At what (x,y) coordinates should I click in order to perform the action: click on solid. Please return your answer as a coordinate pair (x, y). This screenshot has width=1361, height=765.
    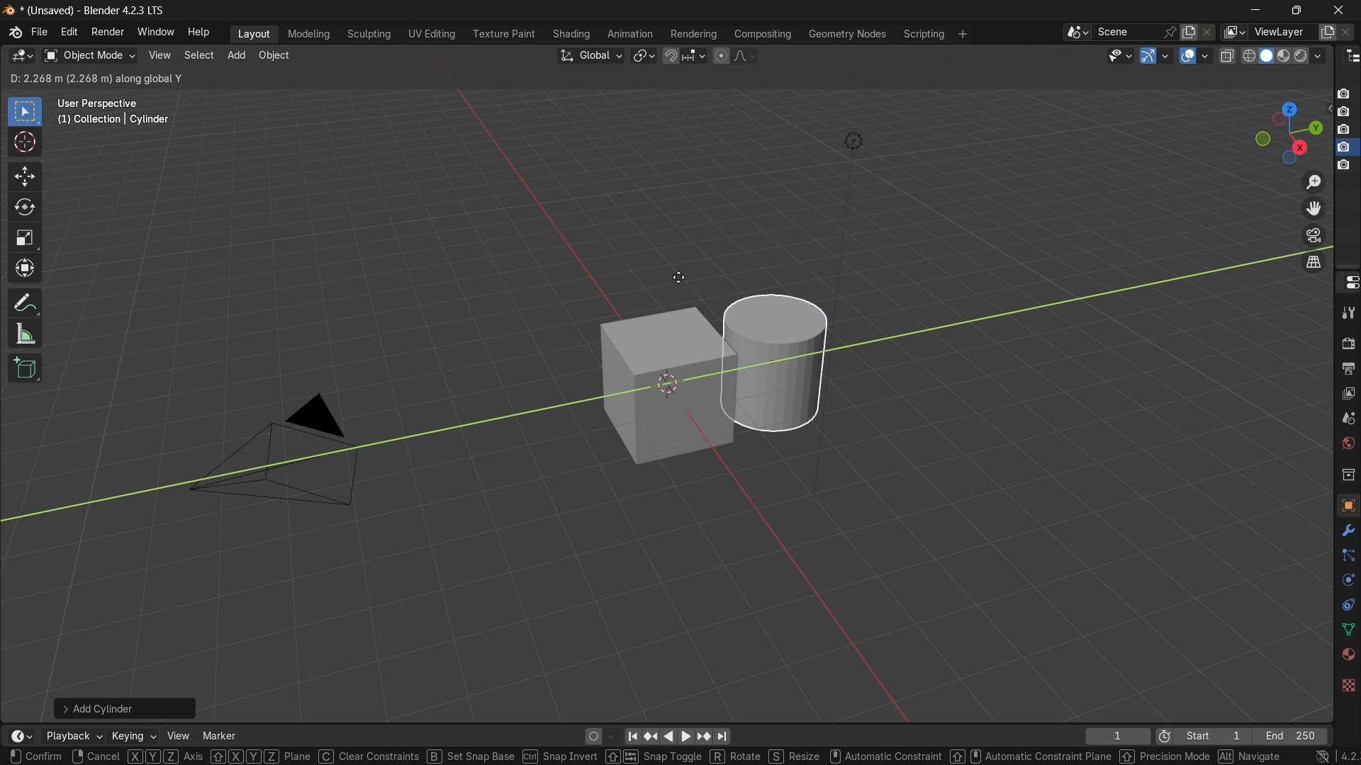
    Looking at the image, I should click on (1267, 57).